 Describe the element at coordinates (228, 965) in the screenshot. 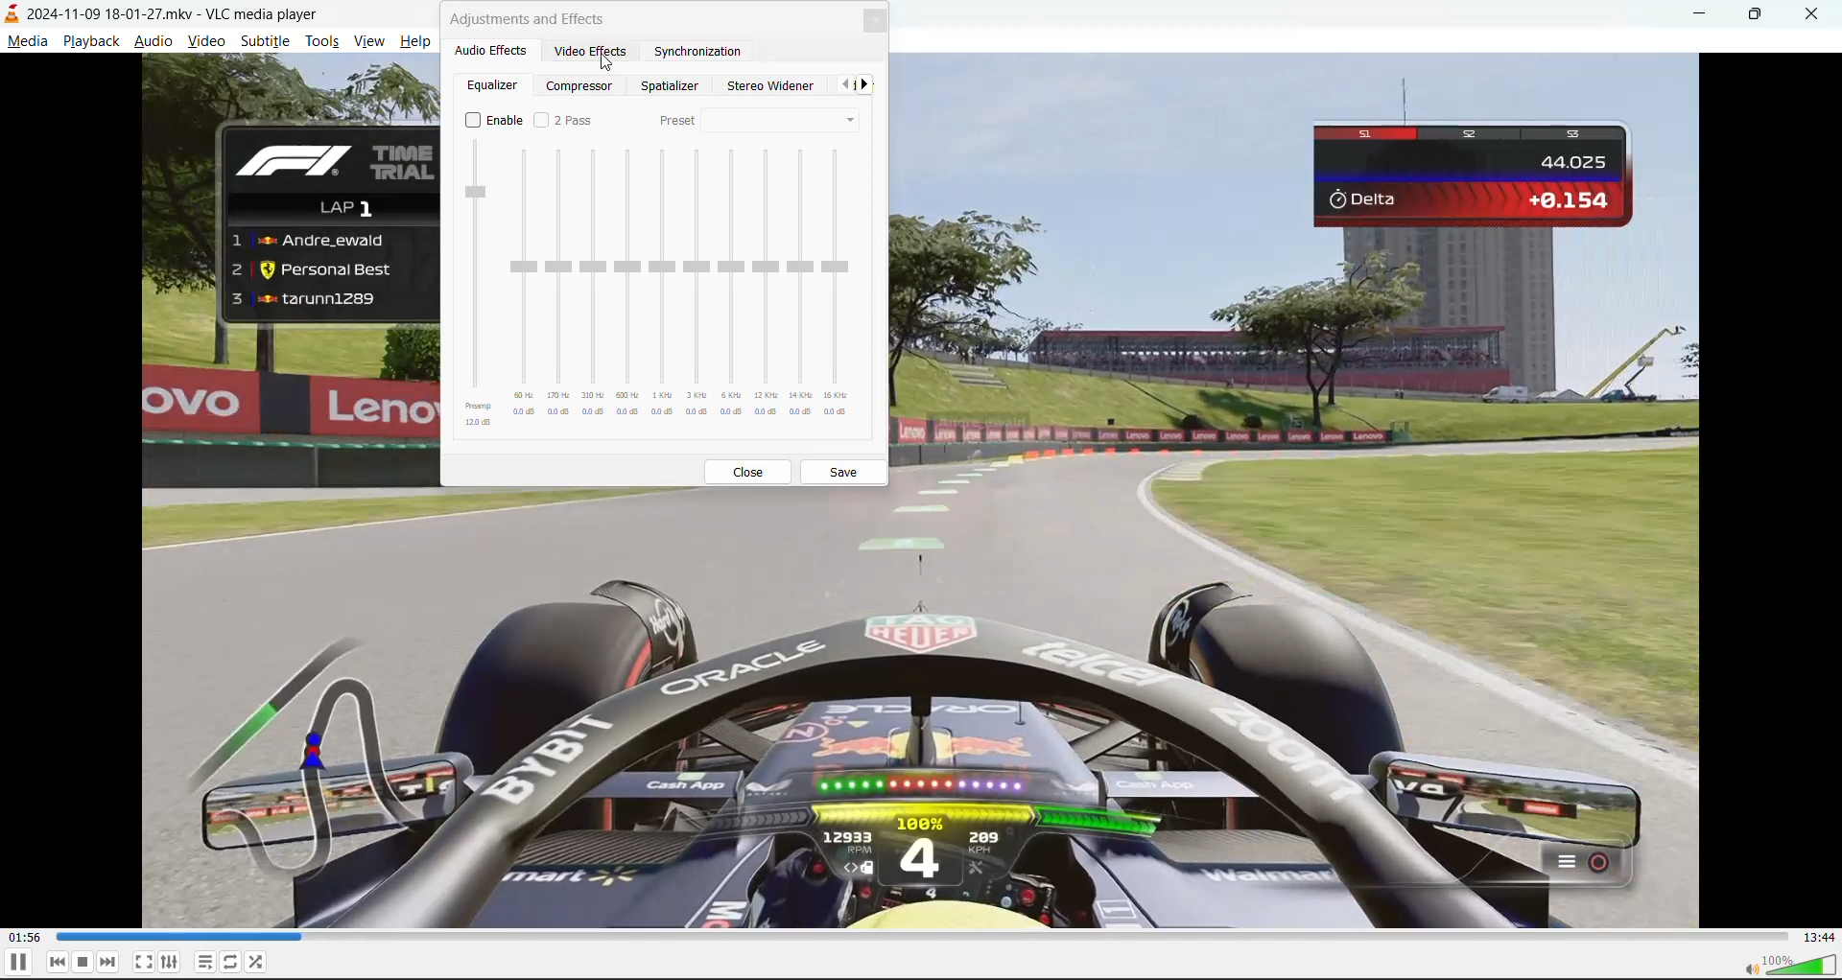

I see `loop` at that location.